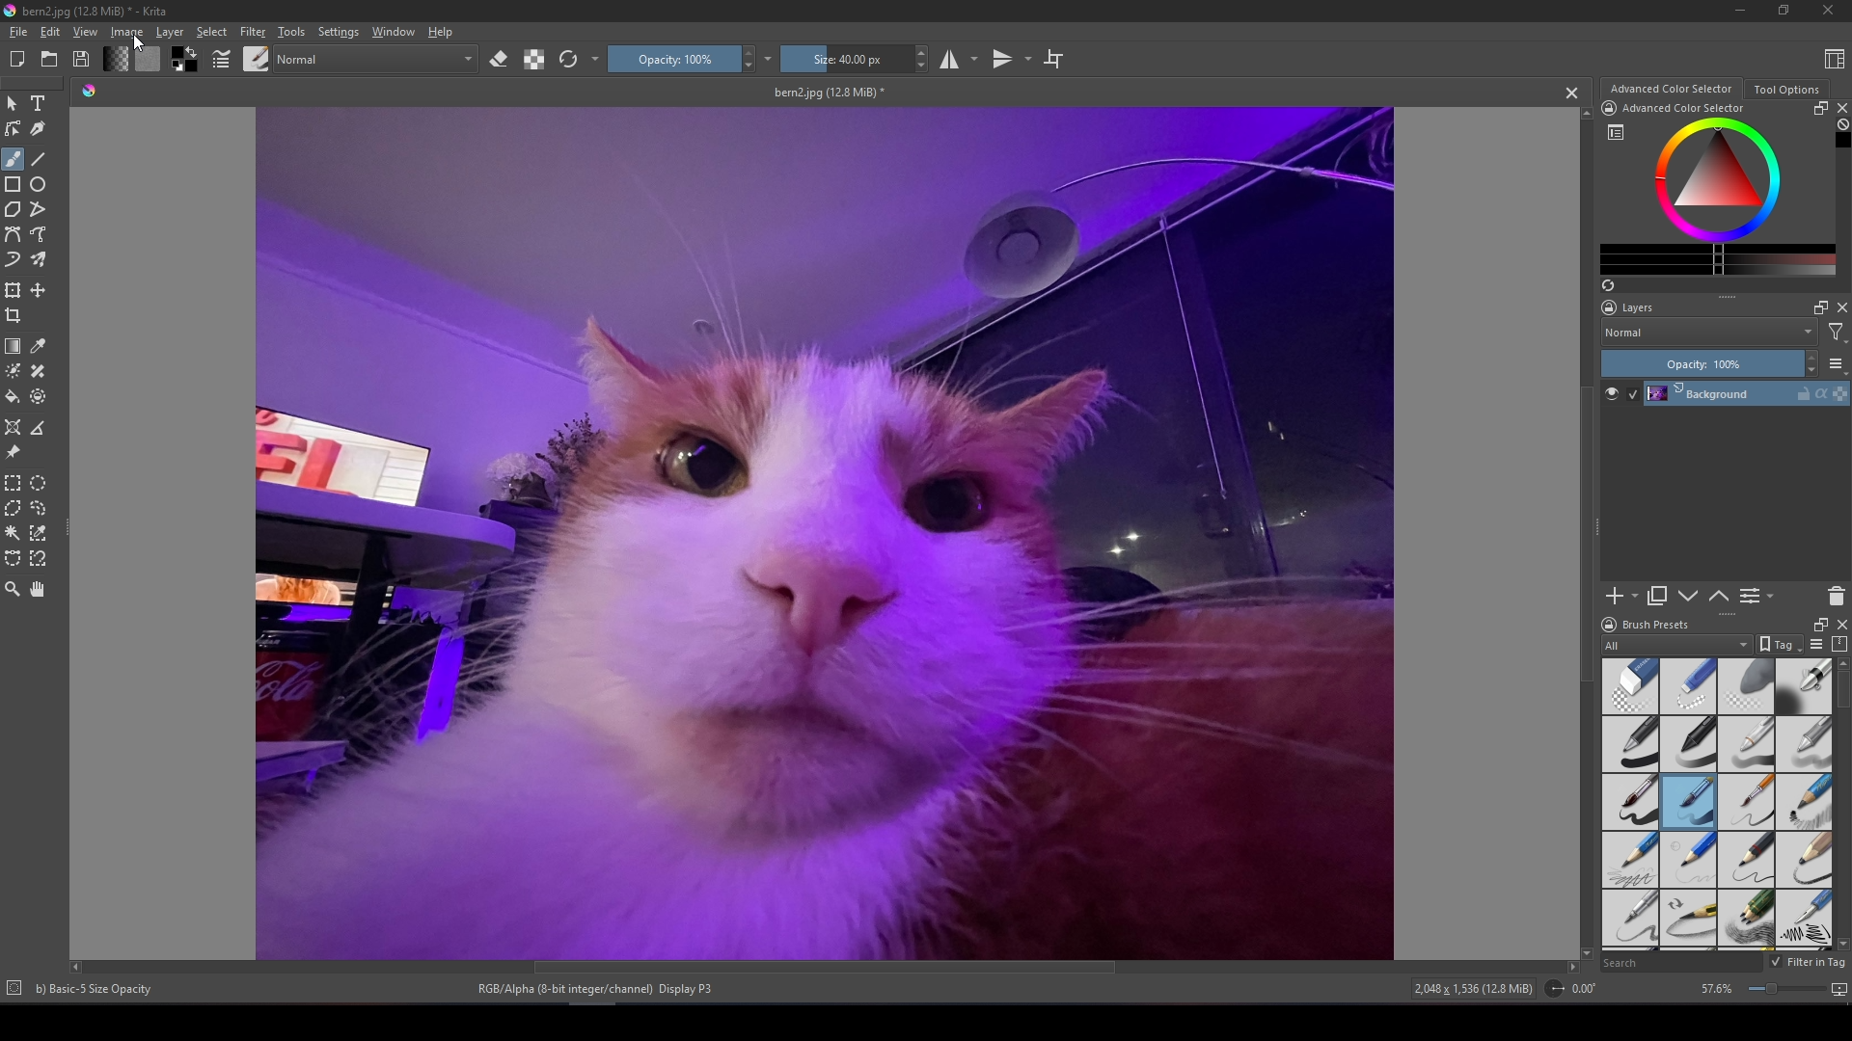 The image size is (1852, 1041). Describe the element at coordinates (186, 59) in the screenshot. I see `Set background bw` at that location.